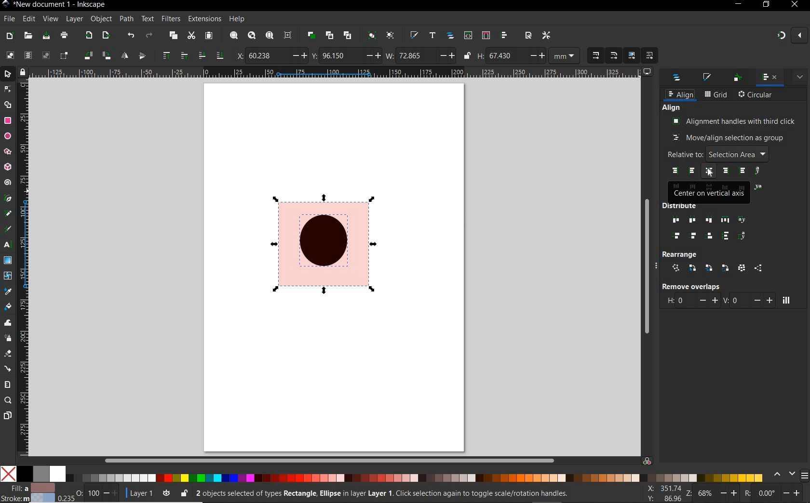  What do you see at coordinates (742, 219) in the screenshot?
I see `DISTRIBUTE TEXT OBJECTS` at bounding box center [742, 219].